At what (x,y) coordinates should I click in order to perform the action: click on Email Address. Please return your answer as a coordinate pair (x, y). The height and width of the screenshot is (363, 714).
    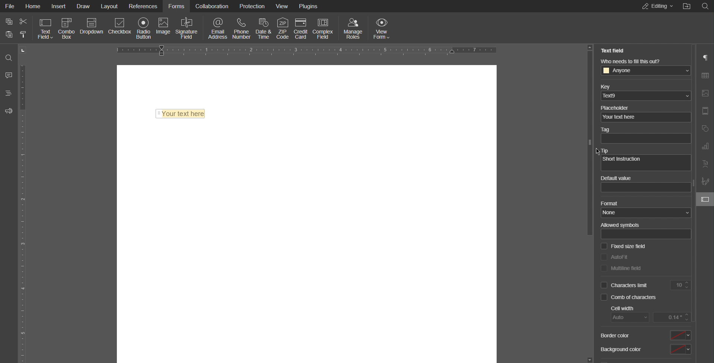
    Looking at the image, I should click on (217, 28).